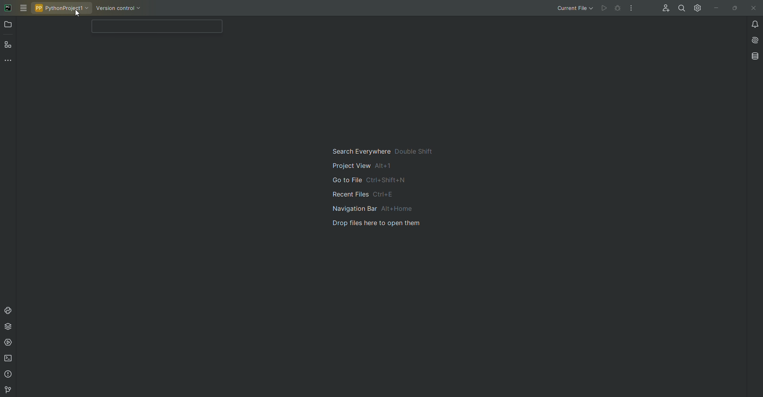 The height and width of the screenshot is (397, 763). I want to click on debug, so click(619, 8).